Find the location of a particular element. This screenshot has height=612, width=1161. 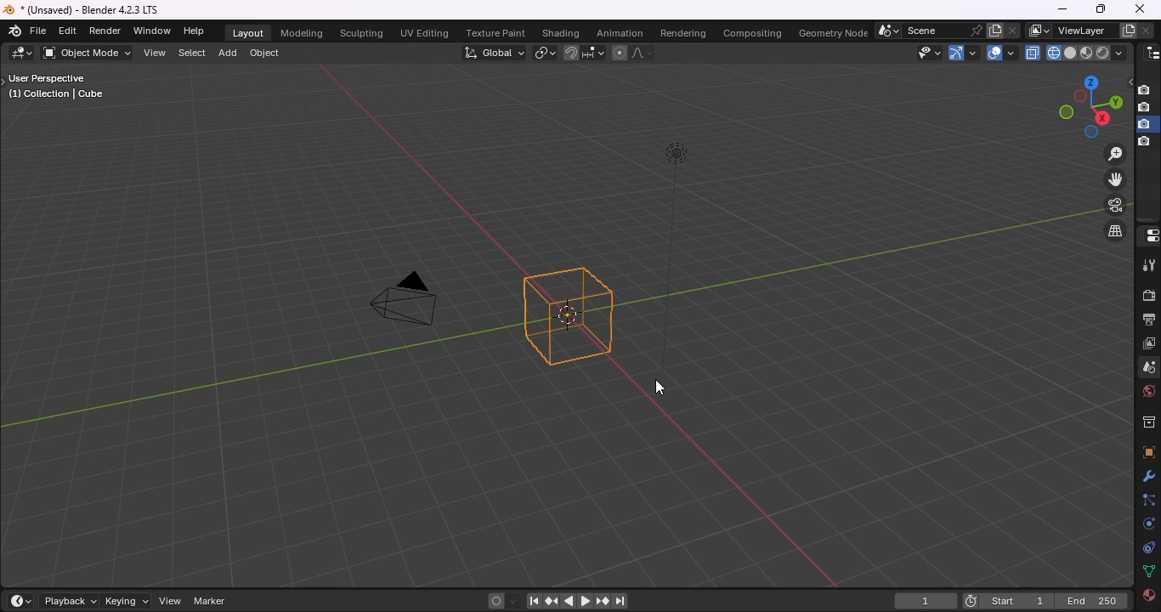

default cube is located at coordinates (568, 317).